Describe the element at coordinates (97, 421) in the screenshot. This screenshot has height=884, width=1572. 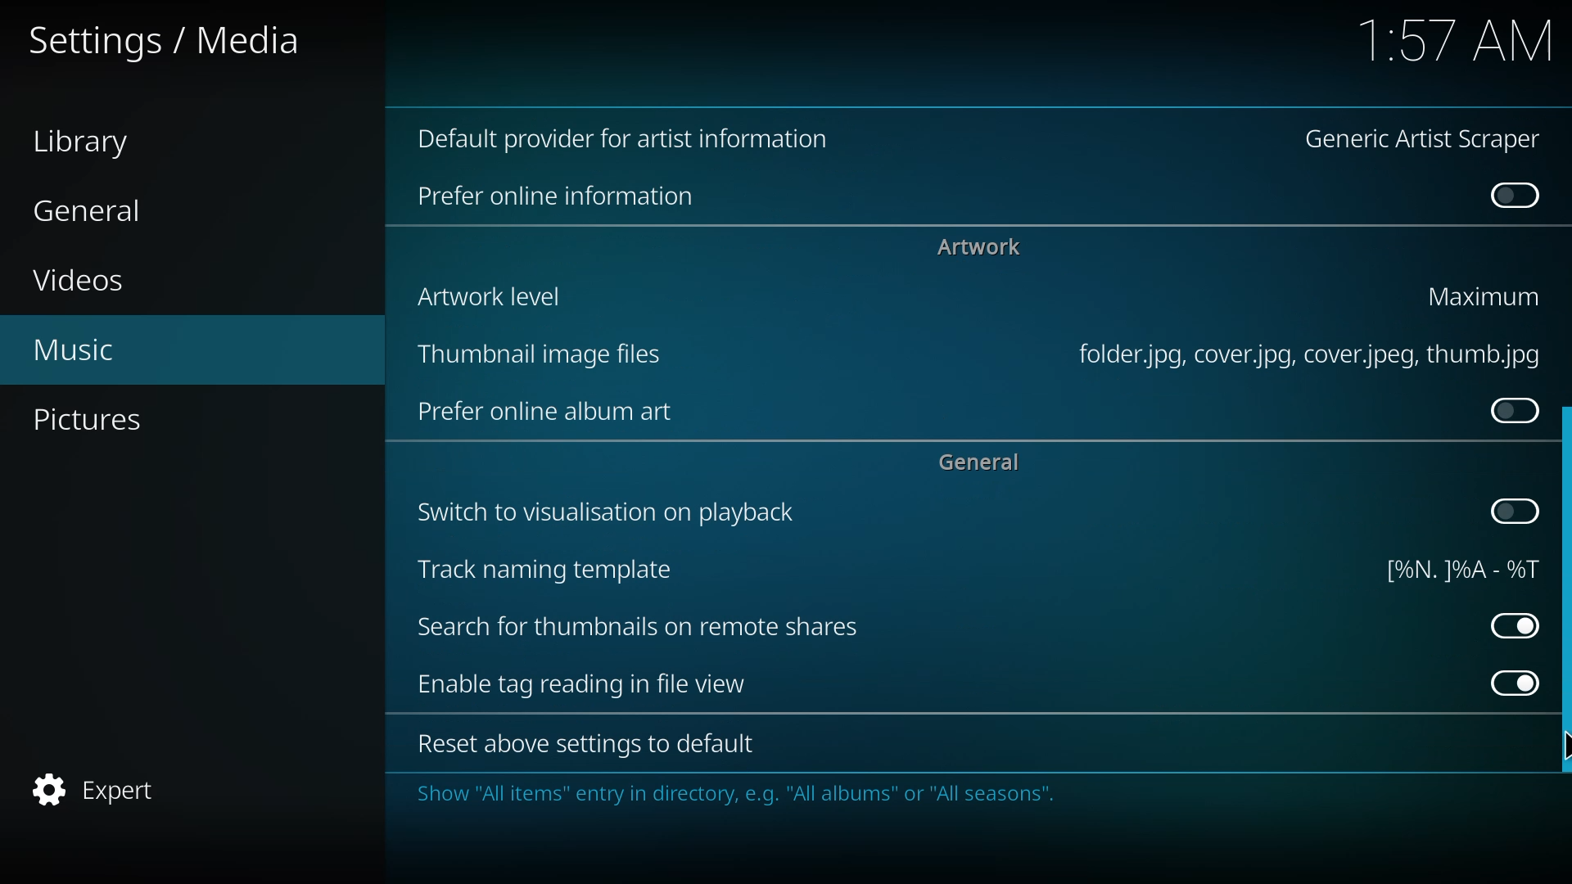
I see `pictures` at that location.